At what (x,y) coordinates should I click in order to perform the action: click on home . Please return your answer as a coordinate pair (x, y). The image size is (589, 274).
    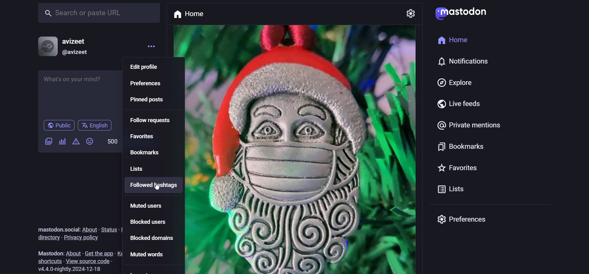
    Looking at the image, I should click on (201, 14).